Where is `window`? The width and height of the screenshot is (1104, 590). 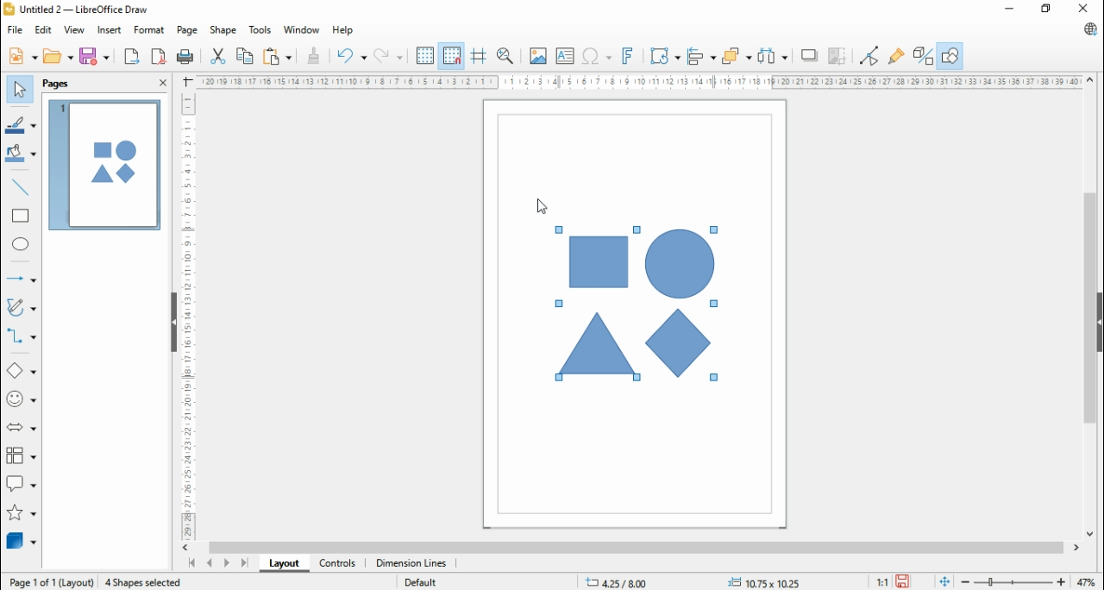
window is located at coordinates (303, 29).